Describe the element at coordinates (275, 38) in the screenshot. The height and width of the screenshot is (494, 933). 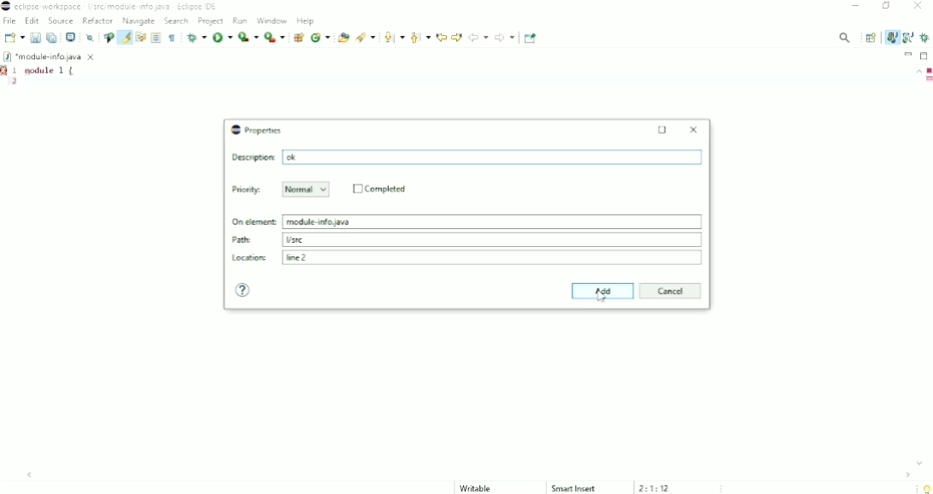
I see `Run last tool` at that location.